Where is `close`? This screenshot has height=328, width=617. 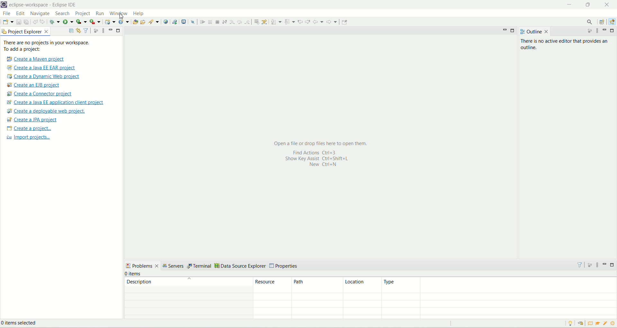 close is located at coordinates (607, 4).